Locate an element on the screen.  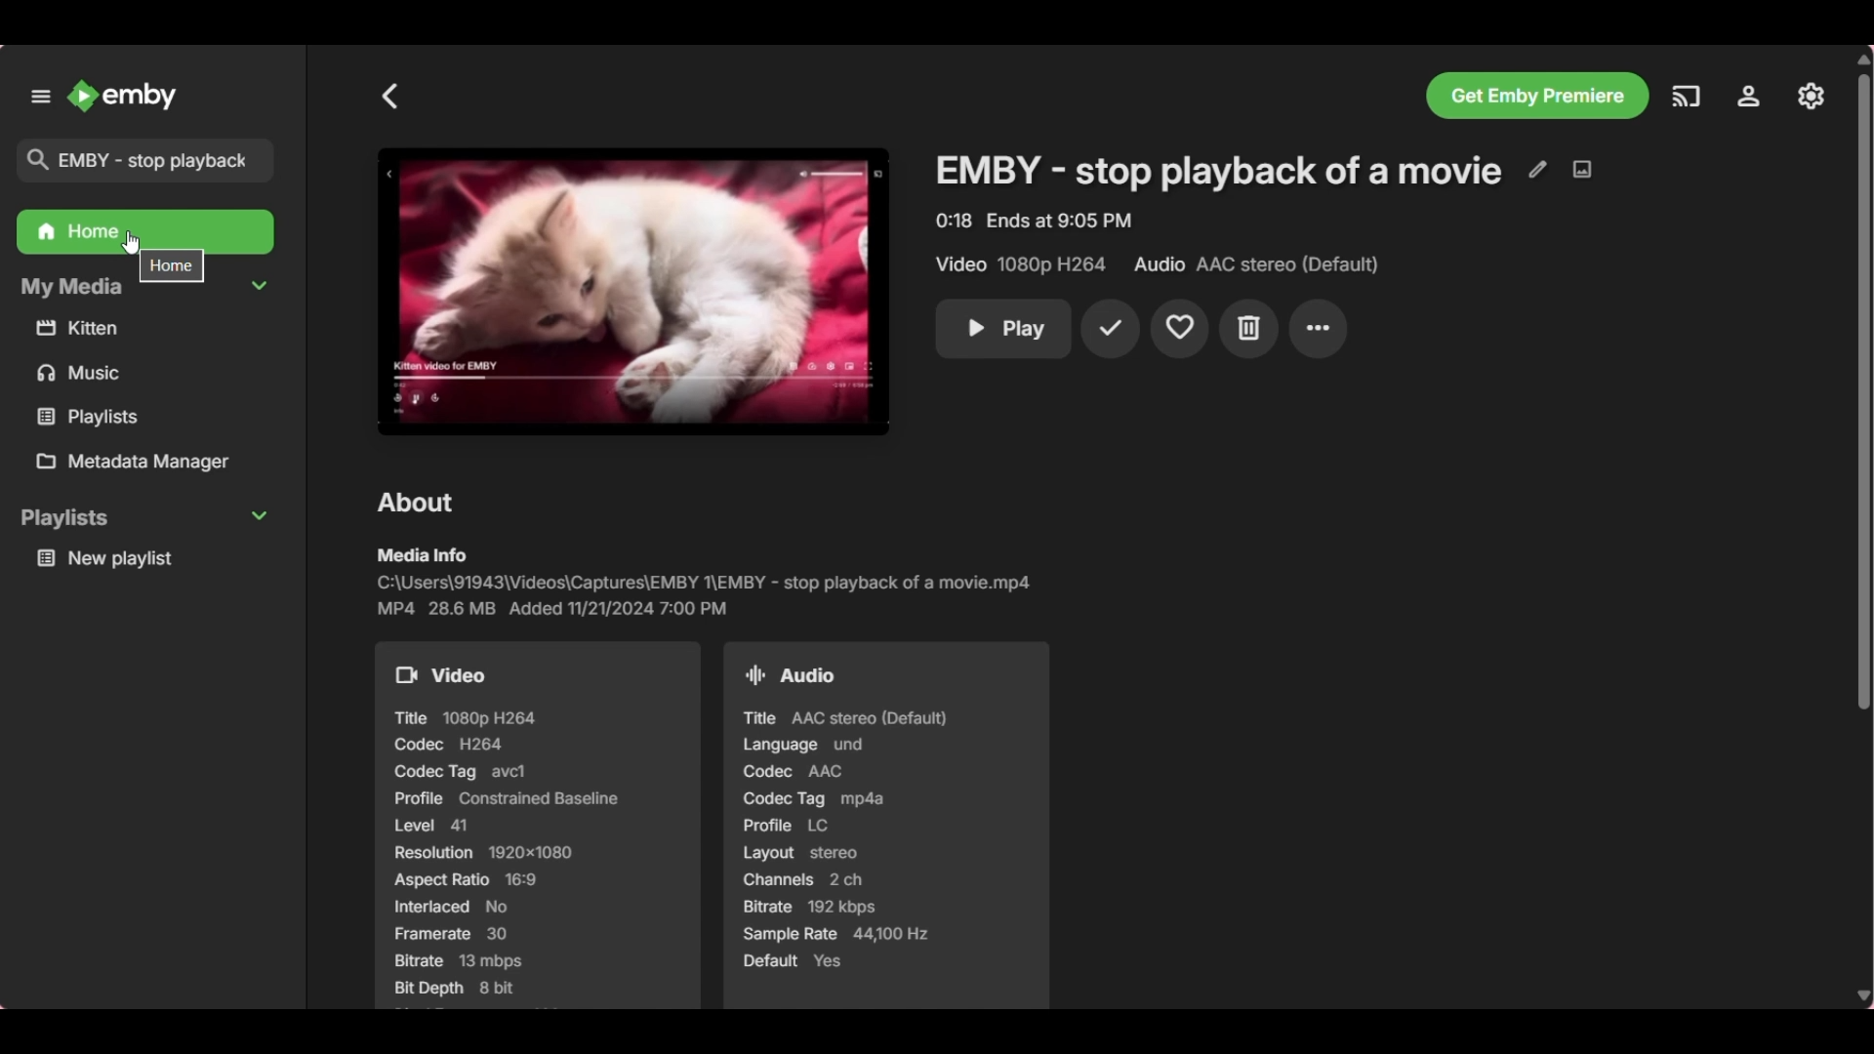
Mark played is located at coordinates (1113, 330).